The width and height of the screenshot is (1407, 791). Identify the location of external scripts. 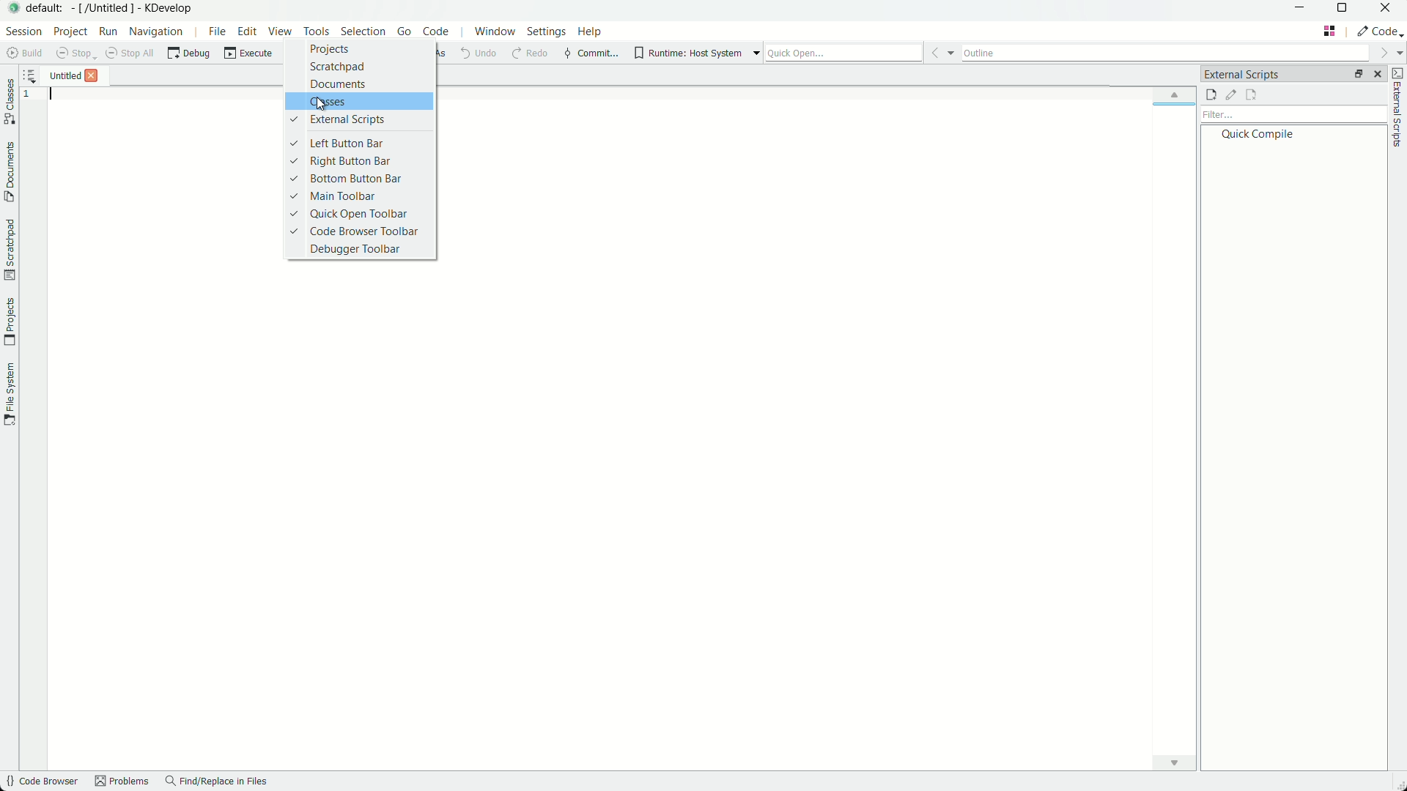
(1241, 73).